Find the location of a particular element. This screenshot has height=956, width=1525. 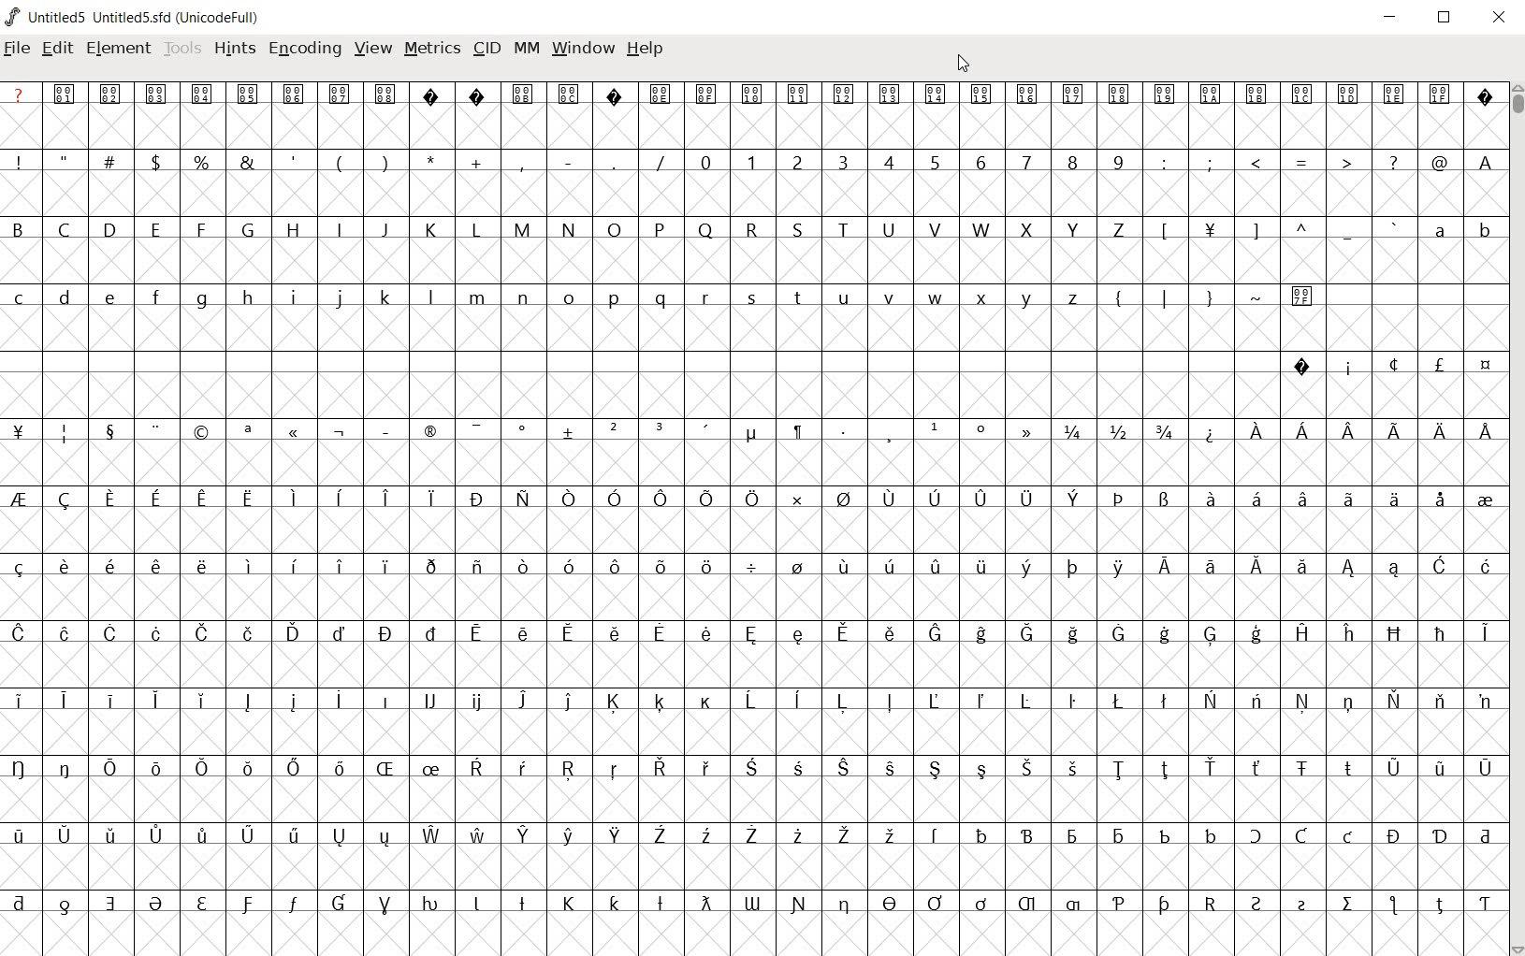

Symbol is located at coordinates (475, 703).